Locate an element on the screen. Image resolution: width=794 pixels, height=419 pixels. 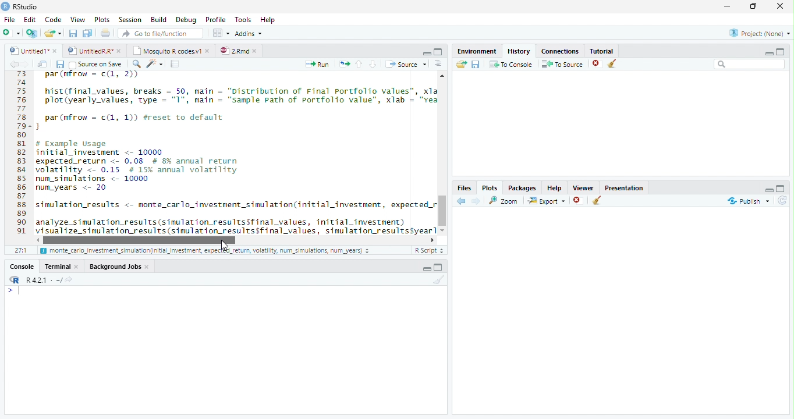
Maximize is located at coordinates (756, 7).